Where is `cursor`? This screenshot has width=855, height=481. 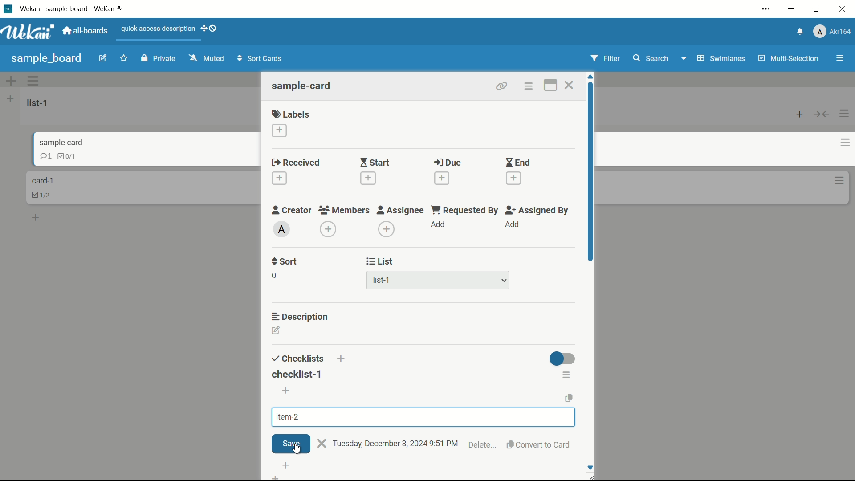 cursor is located at coordinates (297, 449).